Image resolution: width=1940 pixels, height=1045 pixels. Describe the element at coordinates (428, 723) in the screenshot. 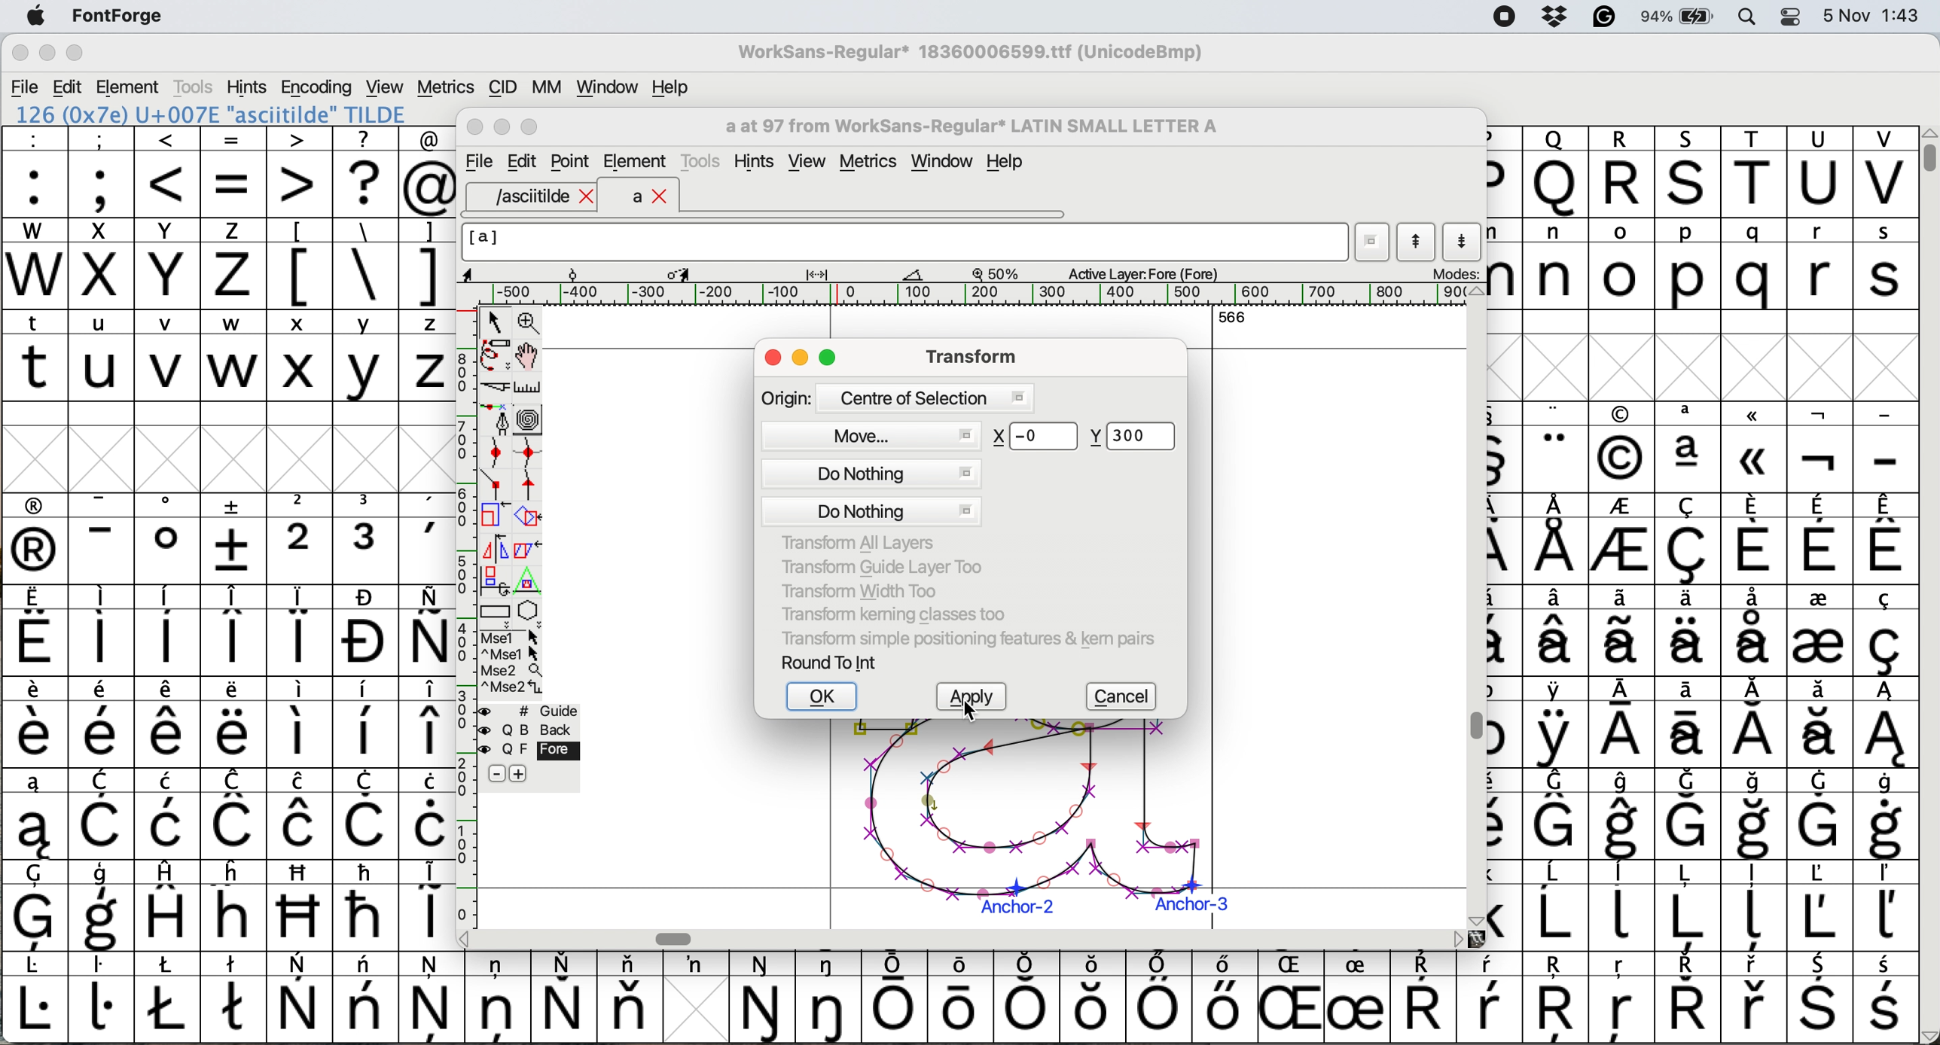

I see `symbol` at that location.